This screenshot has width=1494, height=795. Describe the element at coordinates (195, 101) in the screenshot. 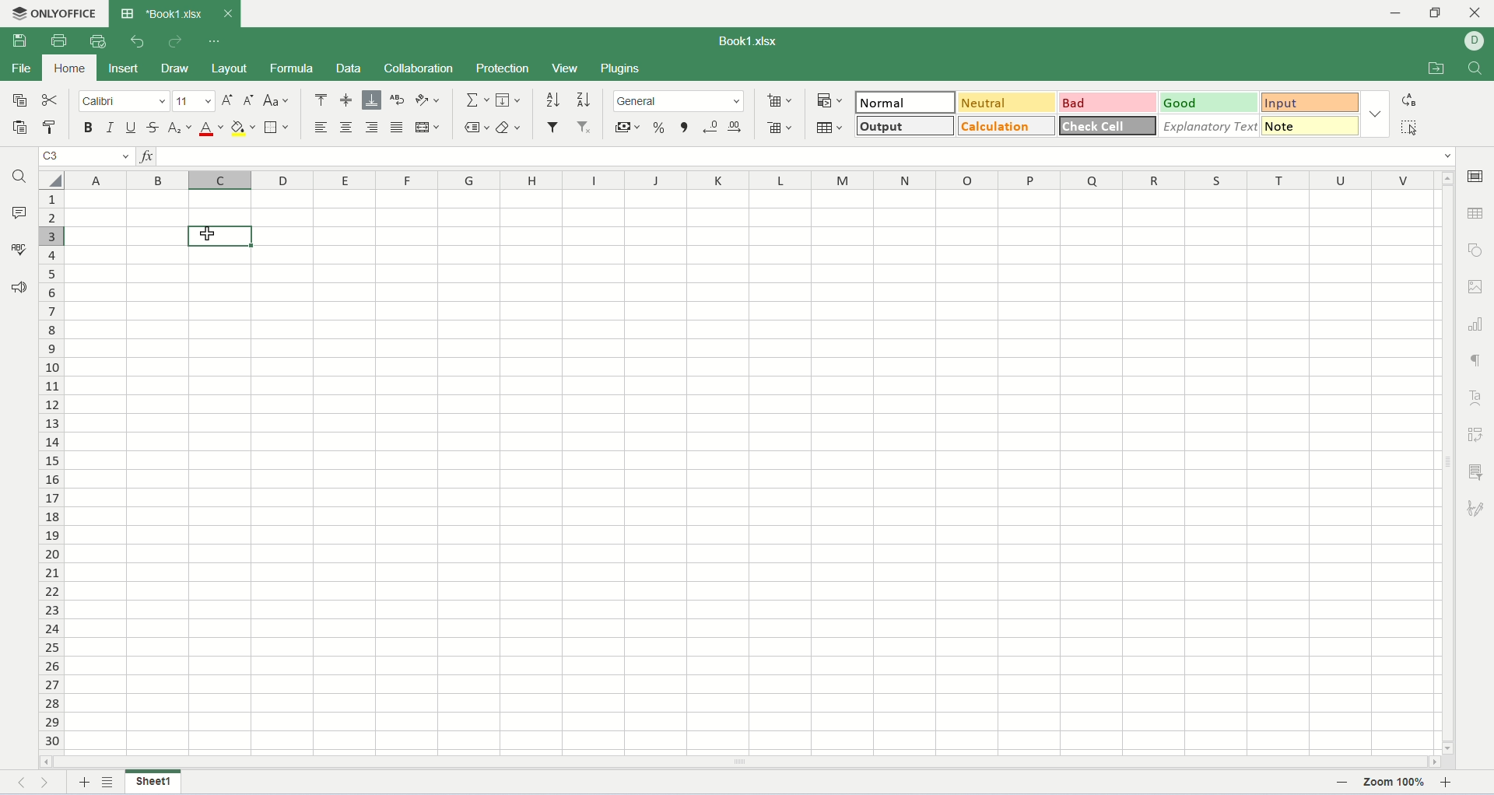

I see `font size` at that location.